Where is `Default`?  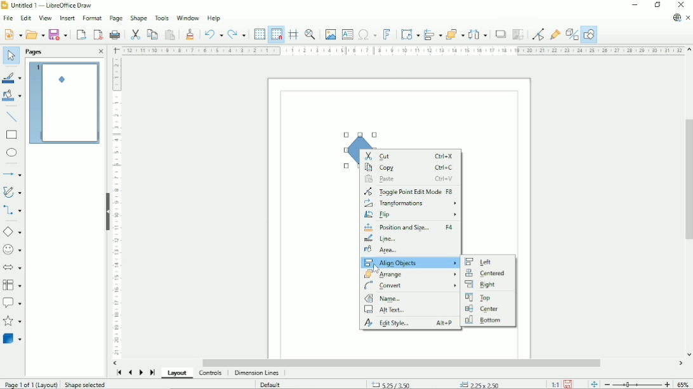
Default is located at coordinates (271, 385).